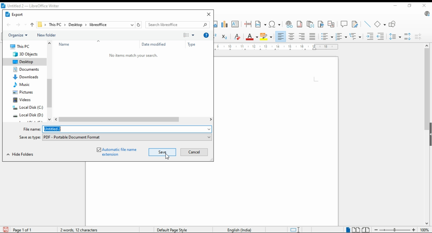 This screenshot has height=233, width=432. I want to click on get help, so click(206, 36).